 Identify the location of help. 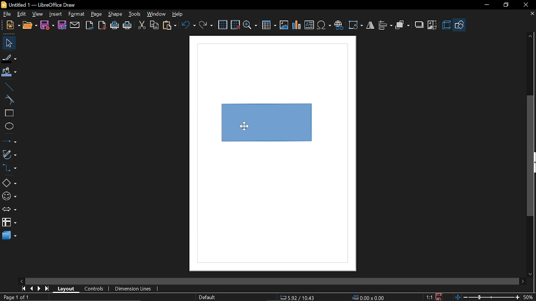
(178, 15).